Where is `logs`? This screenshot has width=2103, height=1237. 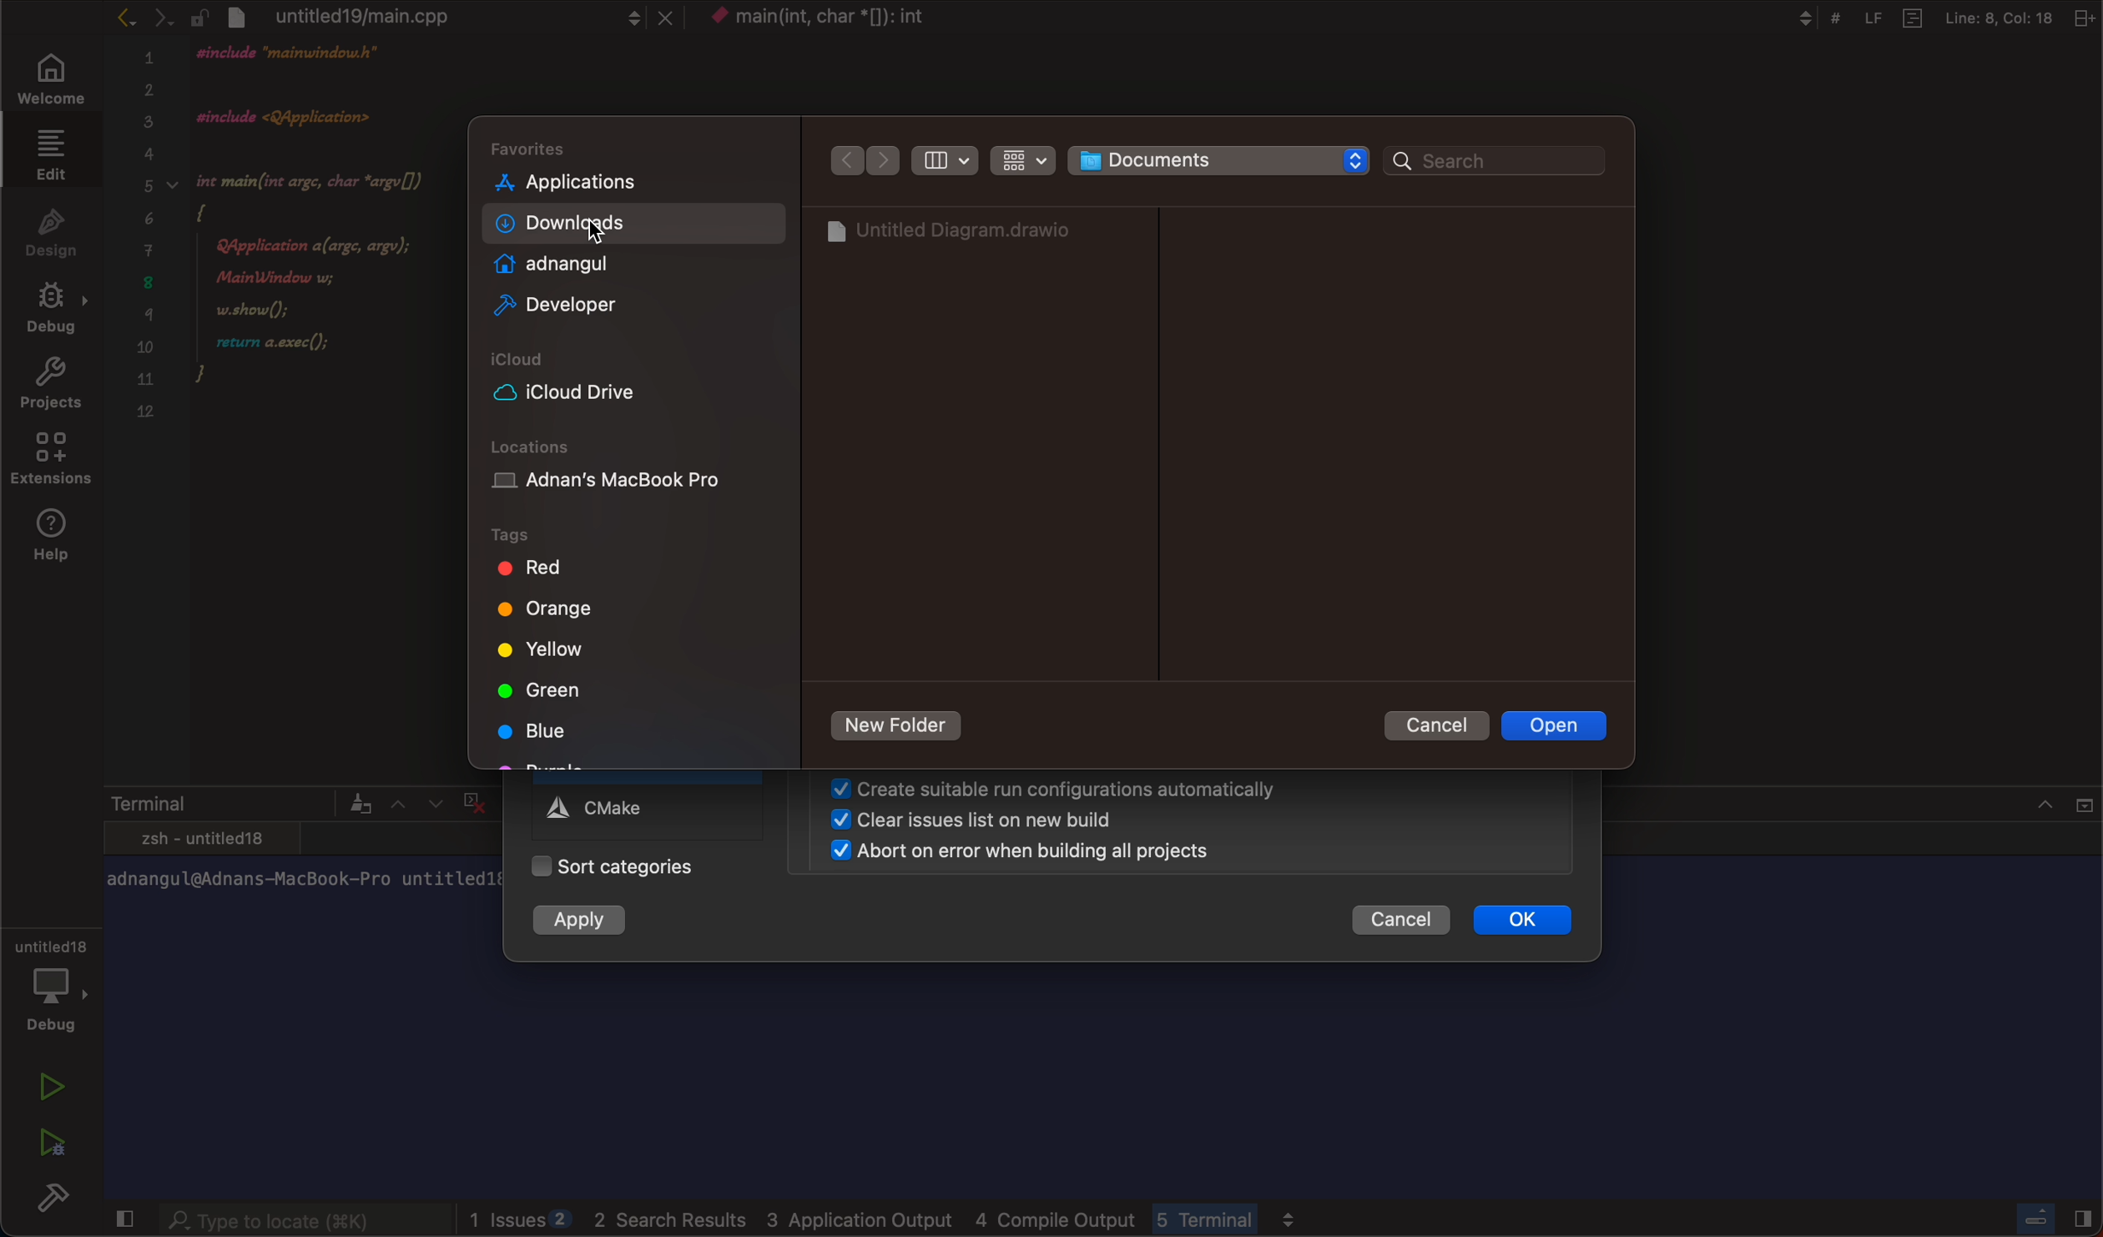
logs is located at coordinates (890, 1214).